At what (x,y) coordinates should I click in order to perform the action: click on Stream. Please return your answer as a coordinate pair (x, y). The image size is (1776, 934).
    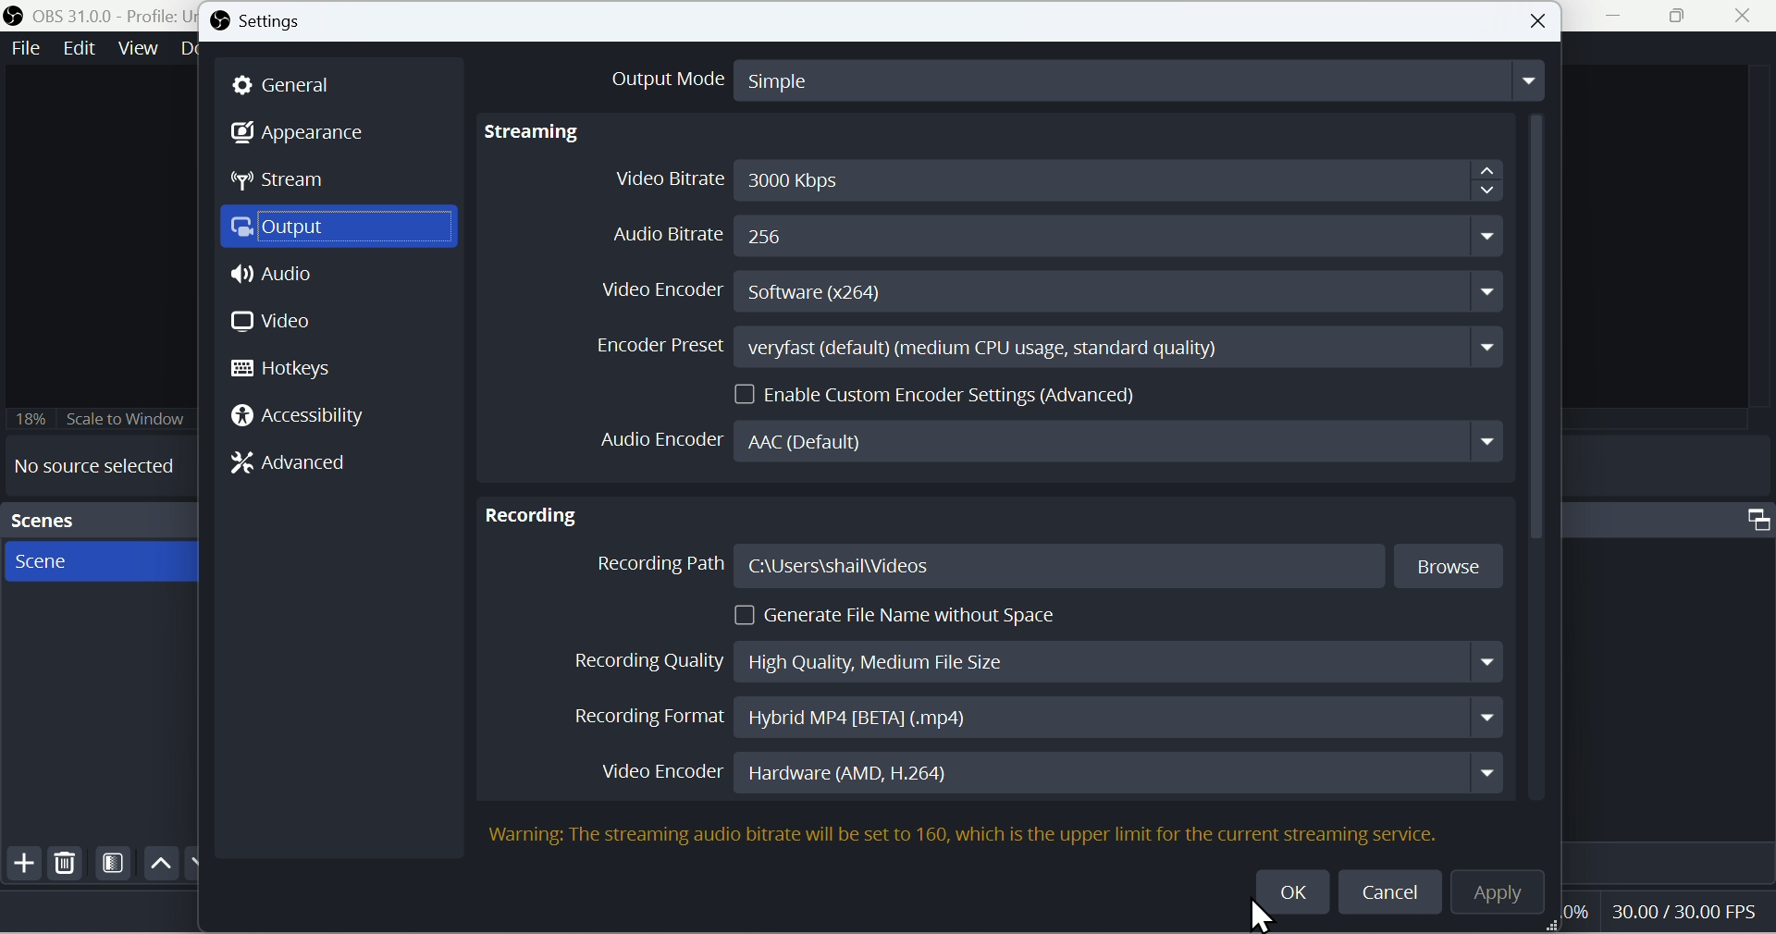
    Looking at the image, I should click on (294, 185).